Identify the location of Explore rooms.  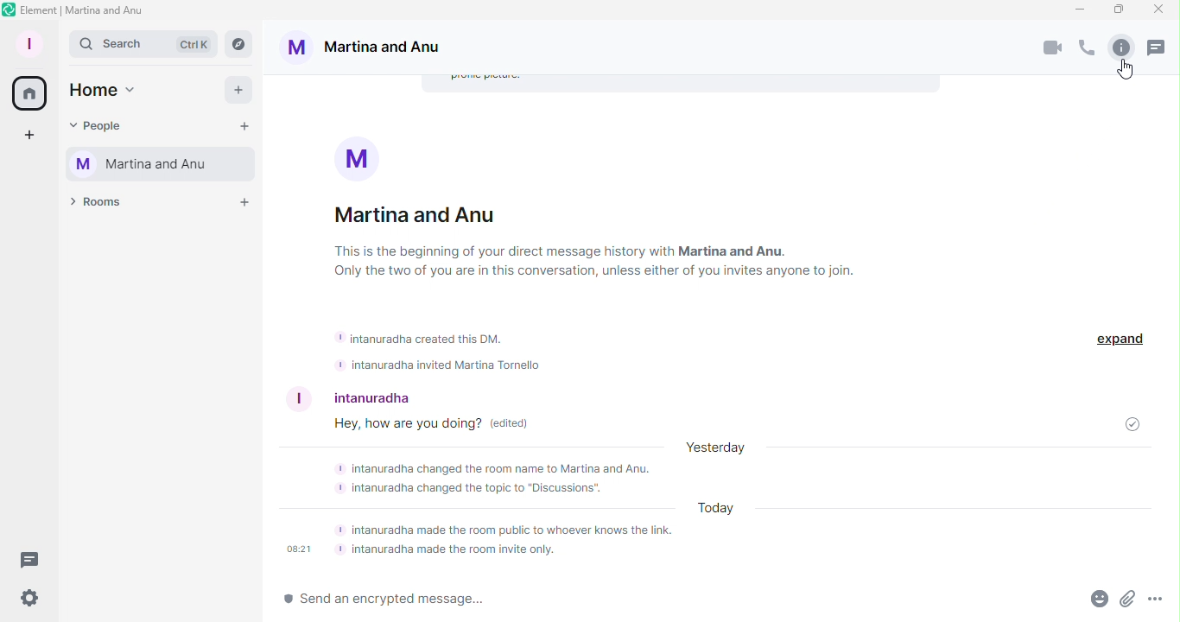
(239, 43).